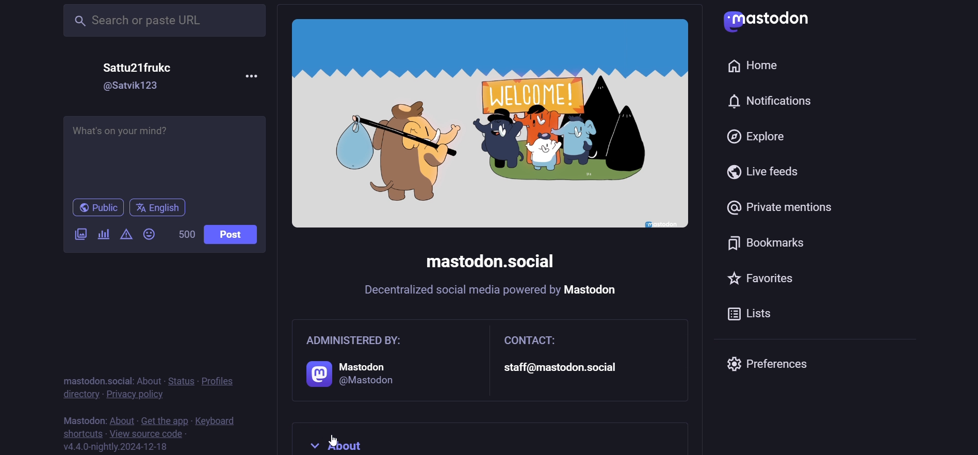 This screenshot has width=978, height=455. I want to click on pointer, so click(144, 386).